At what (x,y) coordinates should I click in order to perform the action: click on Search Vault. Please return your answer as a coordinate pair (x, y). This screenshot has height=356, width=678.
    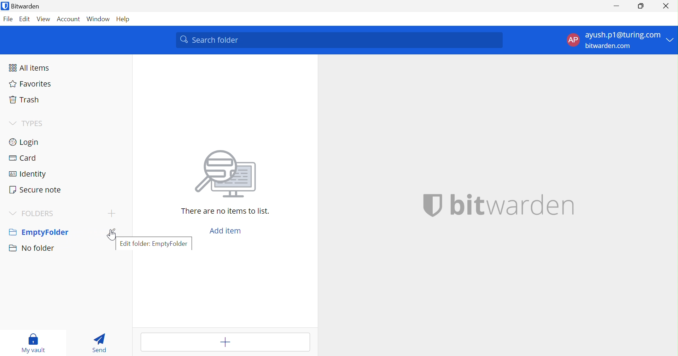
    Looking at the image, I should click on (339, 40).